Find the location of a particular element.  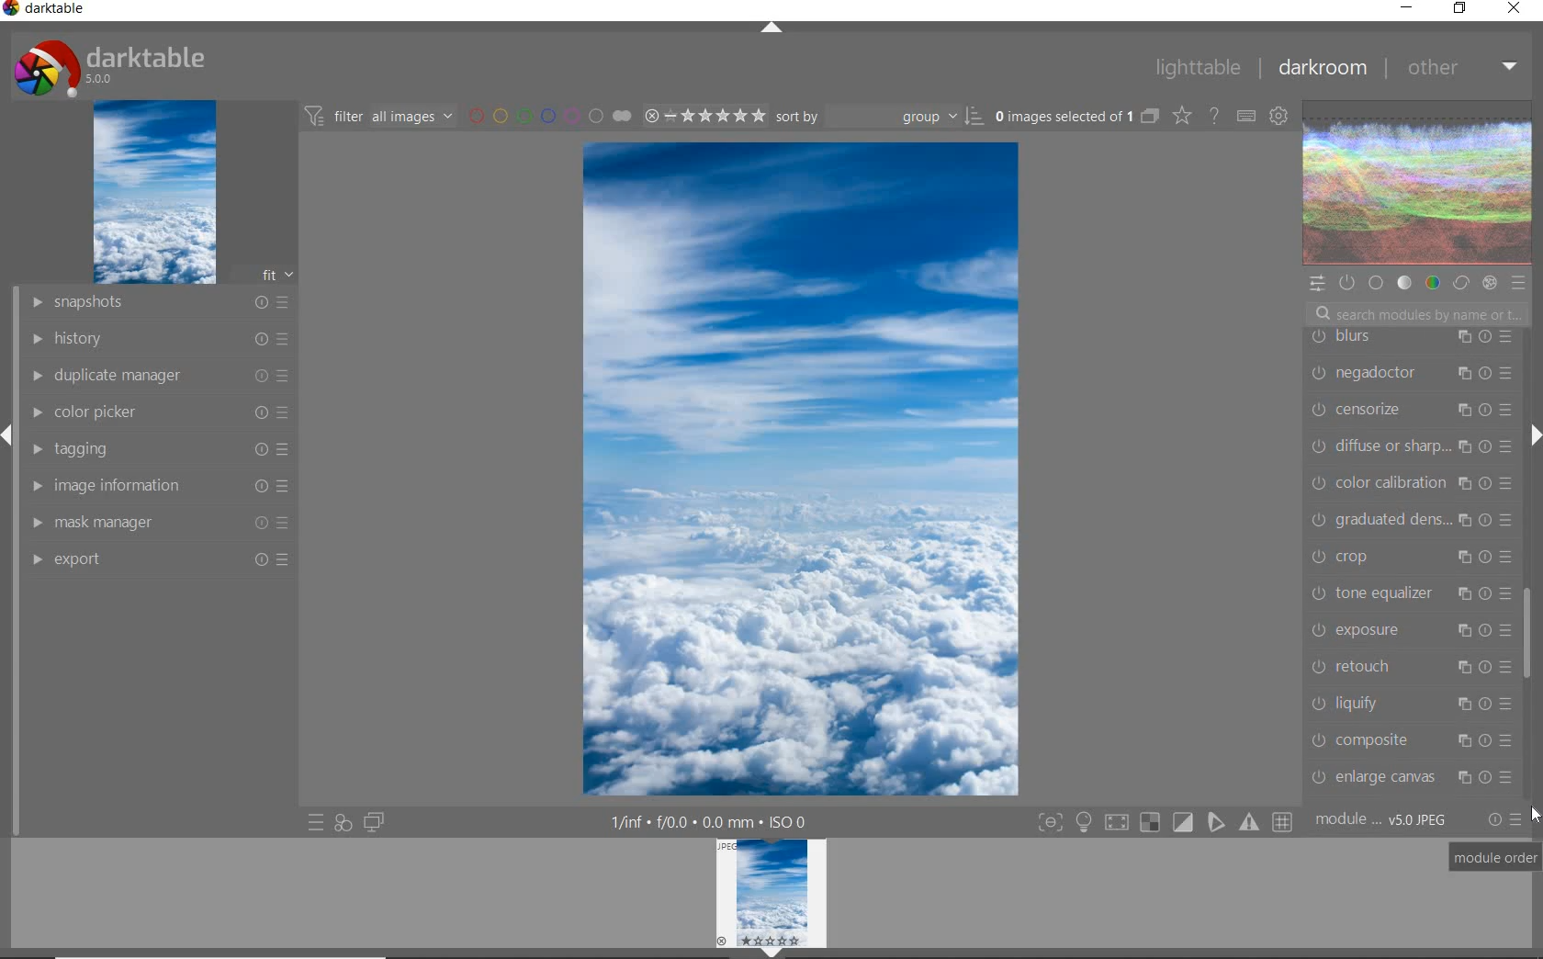

QUICK ACCESS FOR APLYING ANY OF YOUR STYLES is located at coordinates (343, 823).